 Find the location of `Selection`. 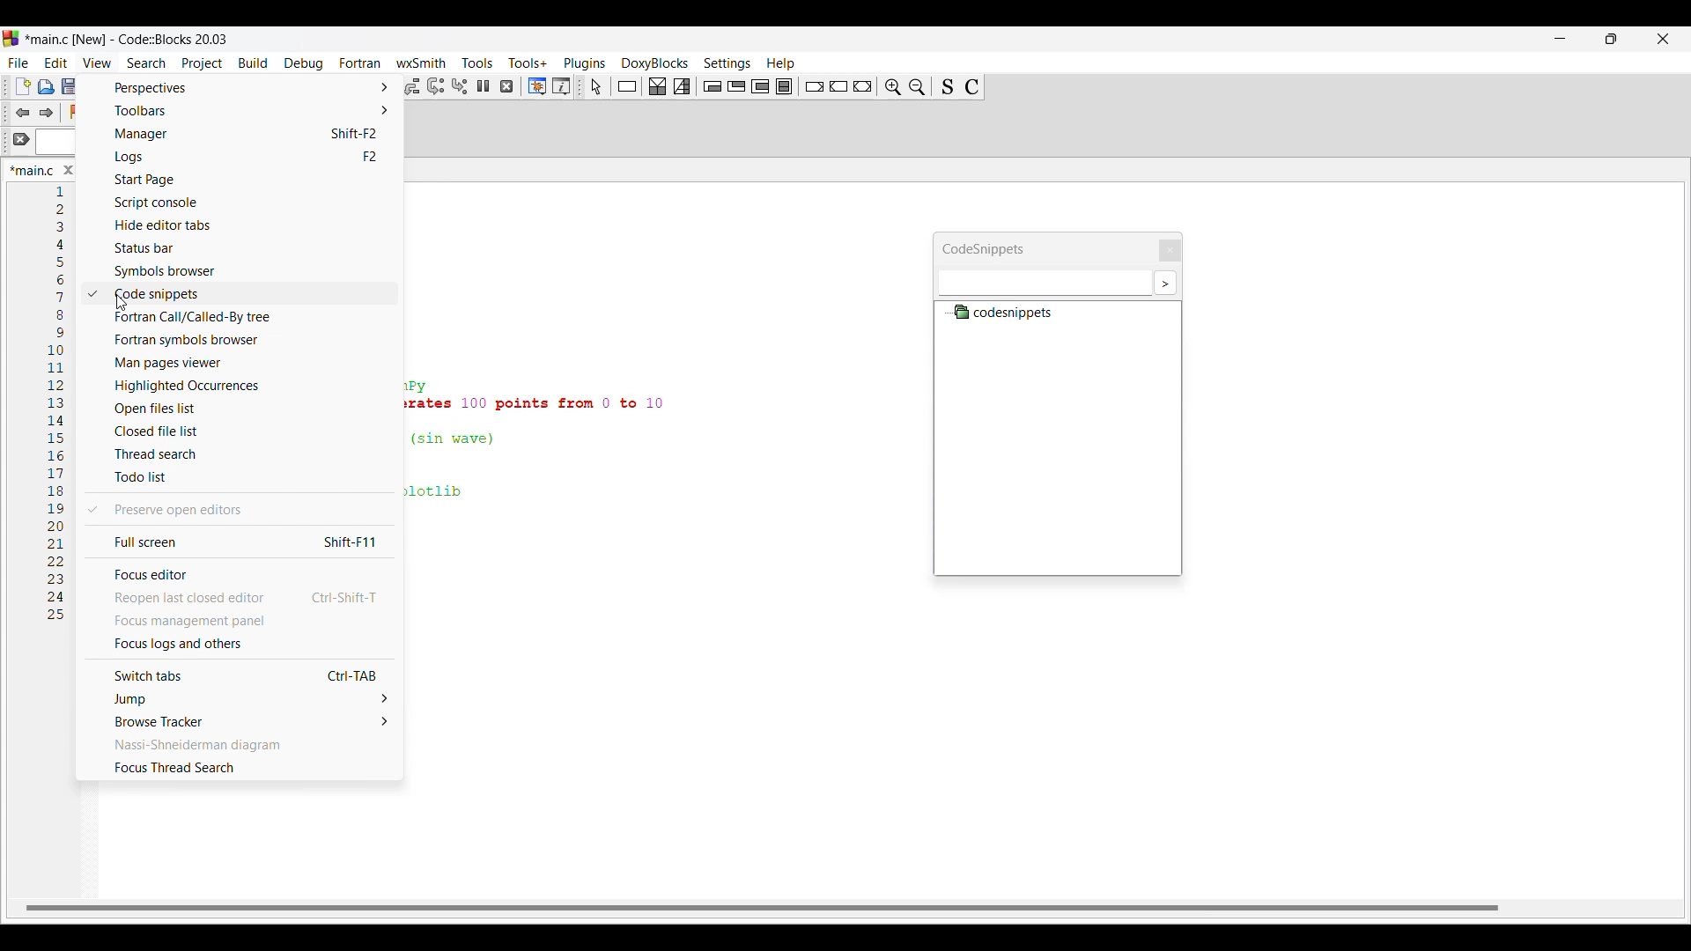

Selection is located at coordinates (682, 86).